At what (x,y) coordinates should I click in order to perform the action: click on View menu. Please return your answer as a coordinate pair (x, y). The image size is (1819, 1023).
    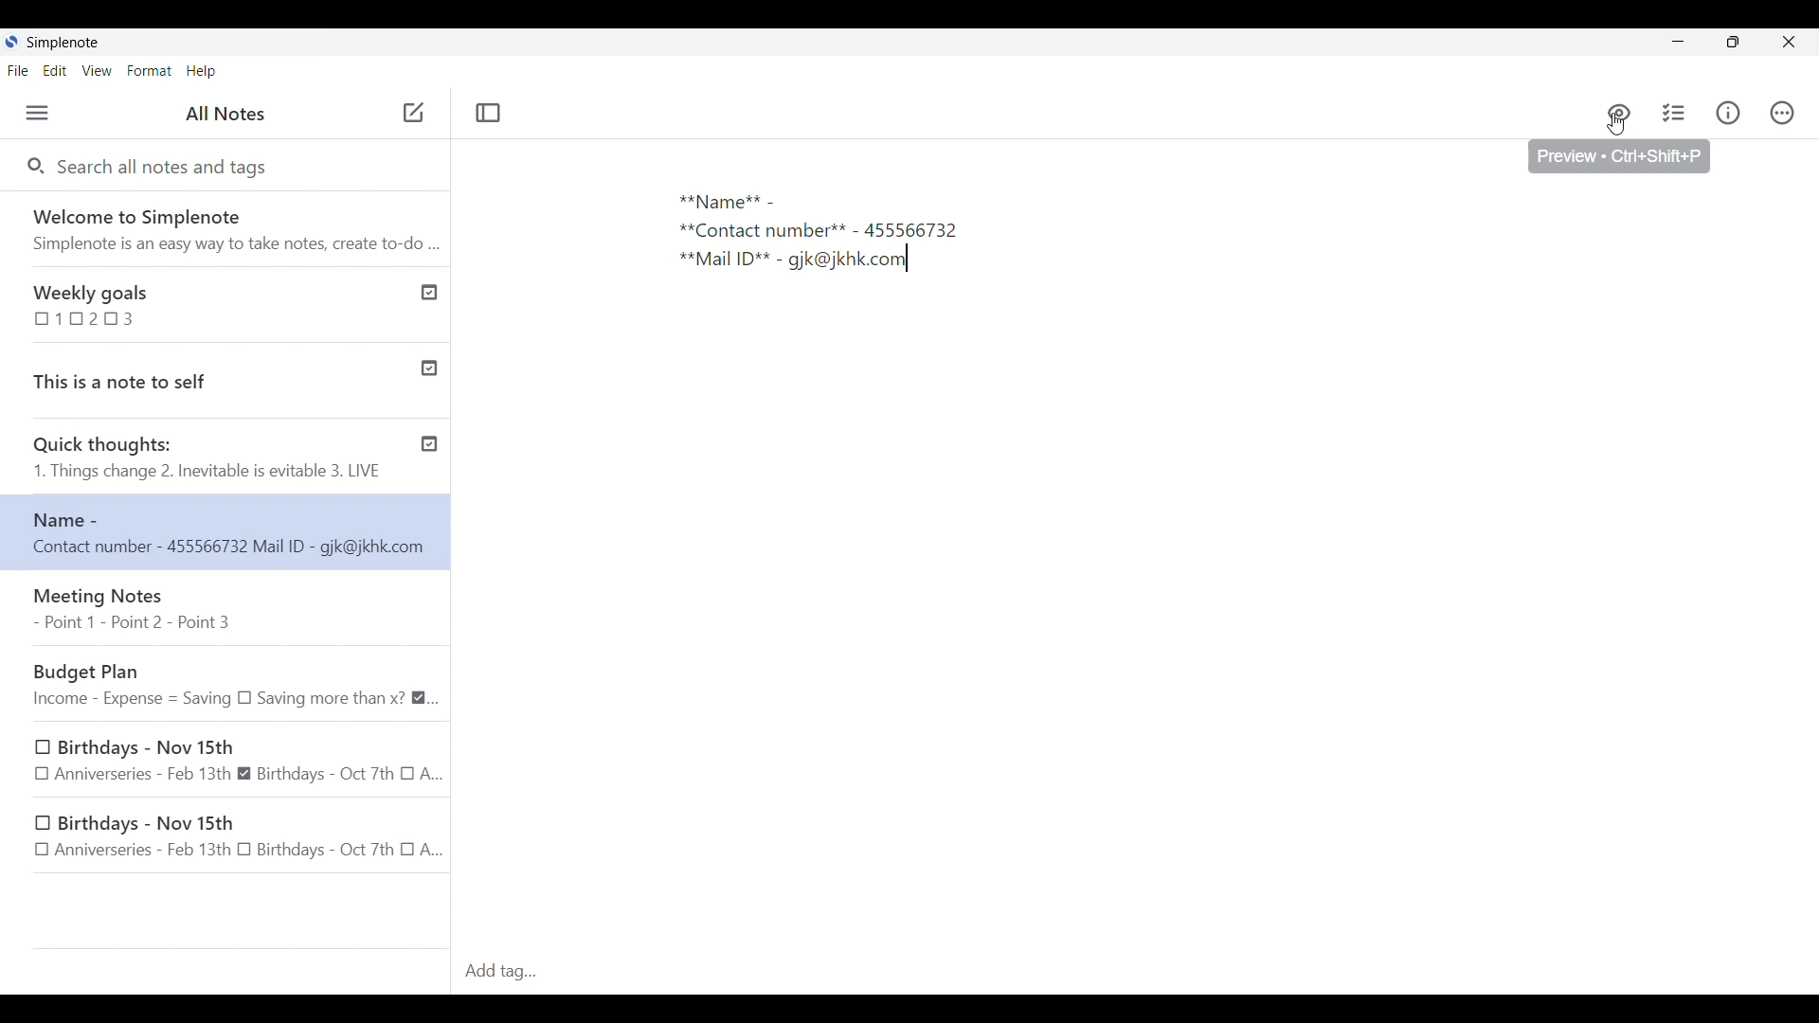
    Looking at the image, I should click on (98, 71).